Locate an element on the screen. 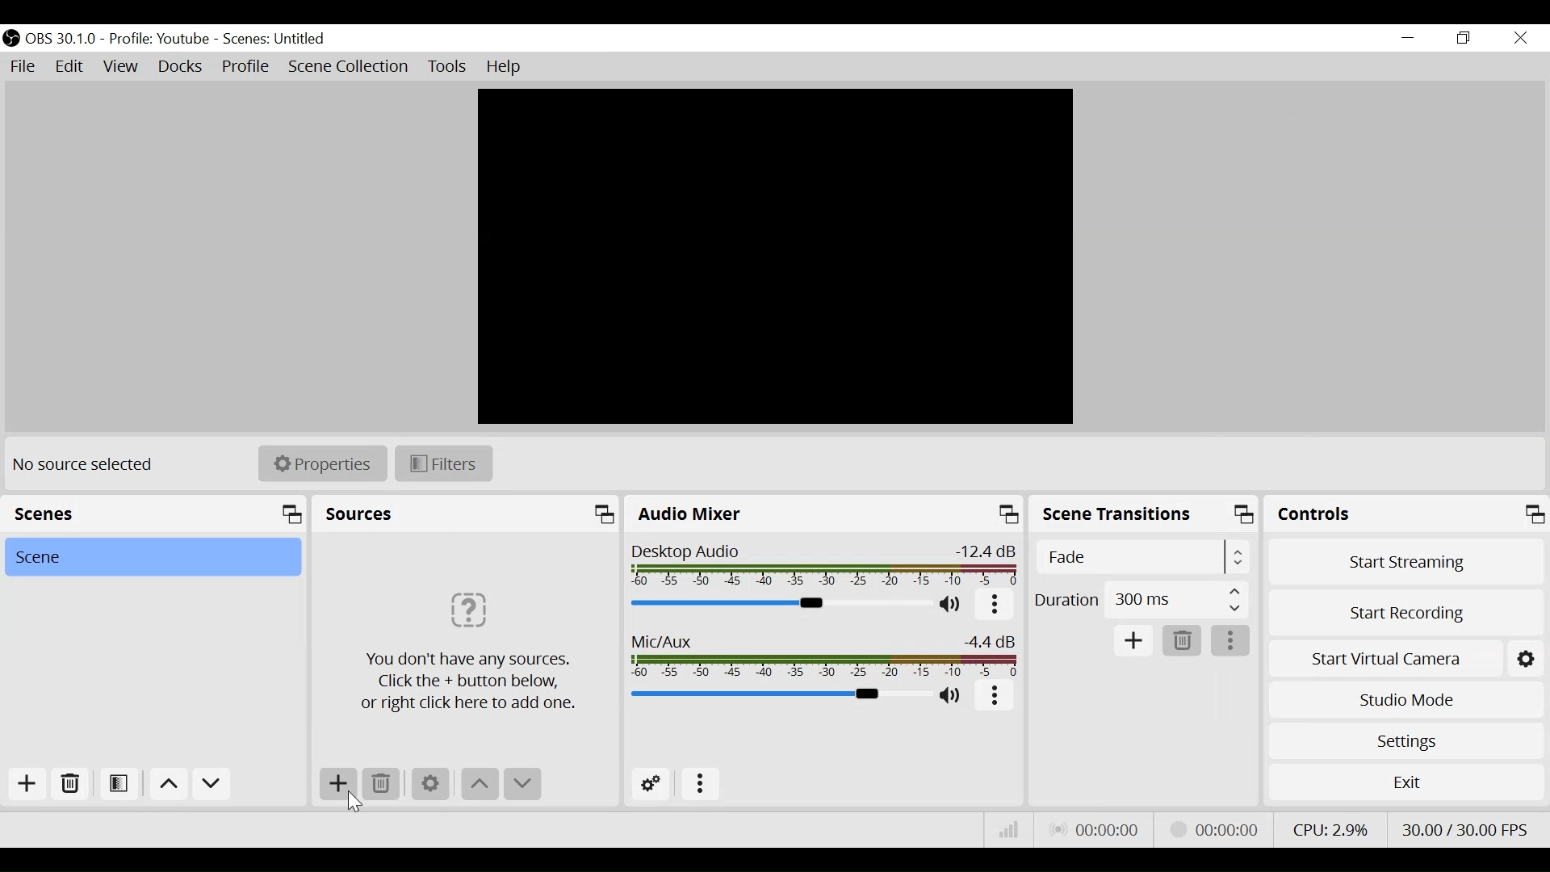  Delete is located at coordinates (71, 784).